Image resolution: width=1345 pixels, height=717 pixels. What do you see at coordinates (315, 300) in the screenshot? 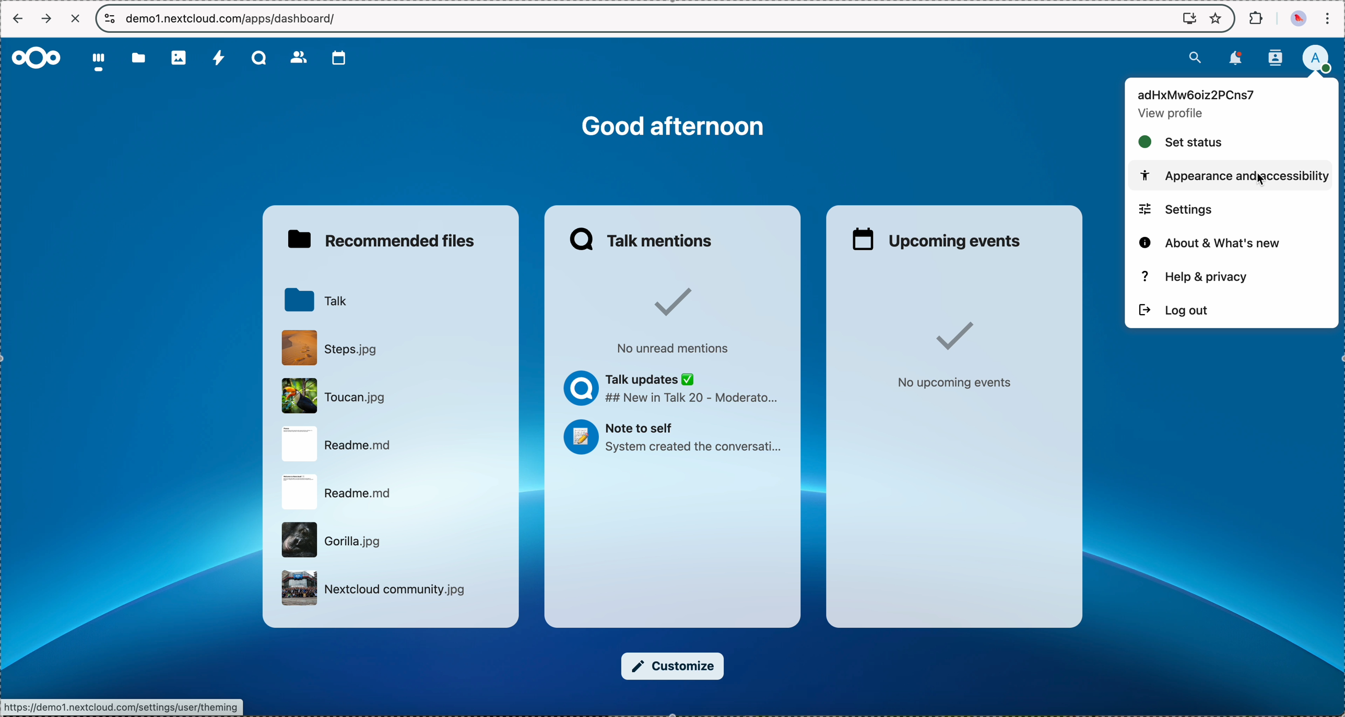
I see `talk folder` at bounding box center [315, 300].